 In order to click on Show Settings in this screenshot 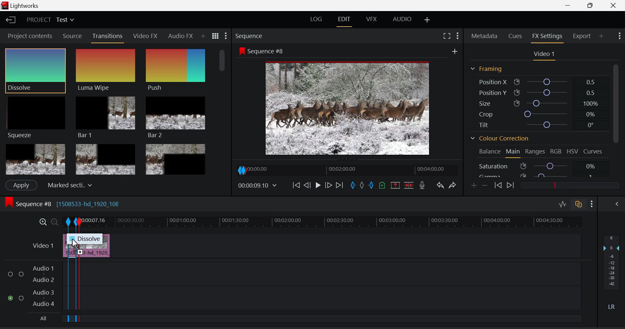, I will do `click(620, 36)`.